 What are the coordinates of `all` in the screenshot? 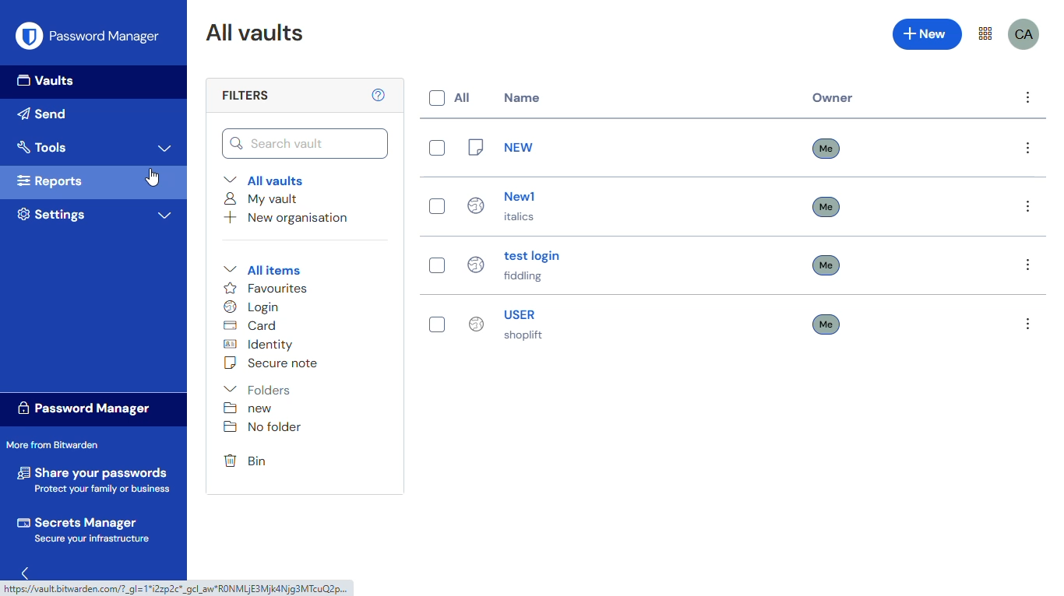 It's located at (449, 98).